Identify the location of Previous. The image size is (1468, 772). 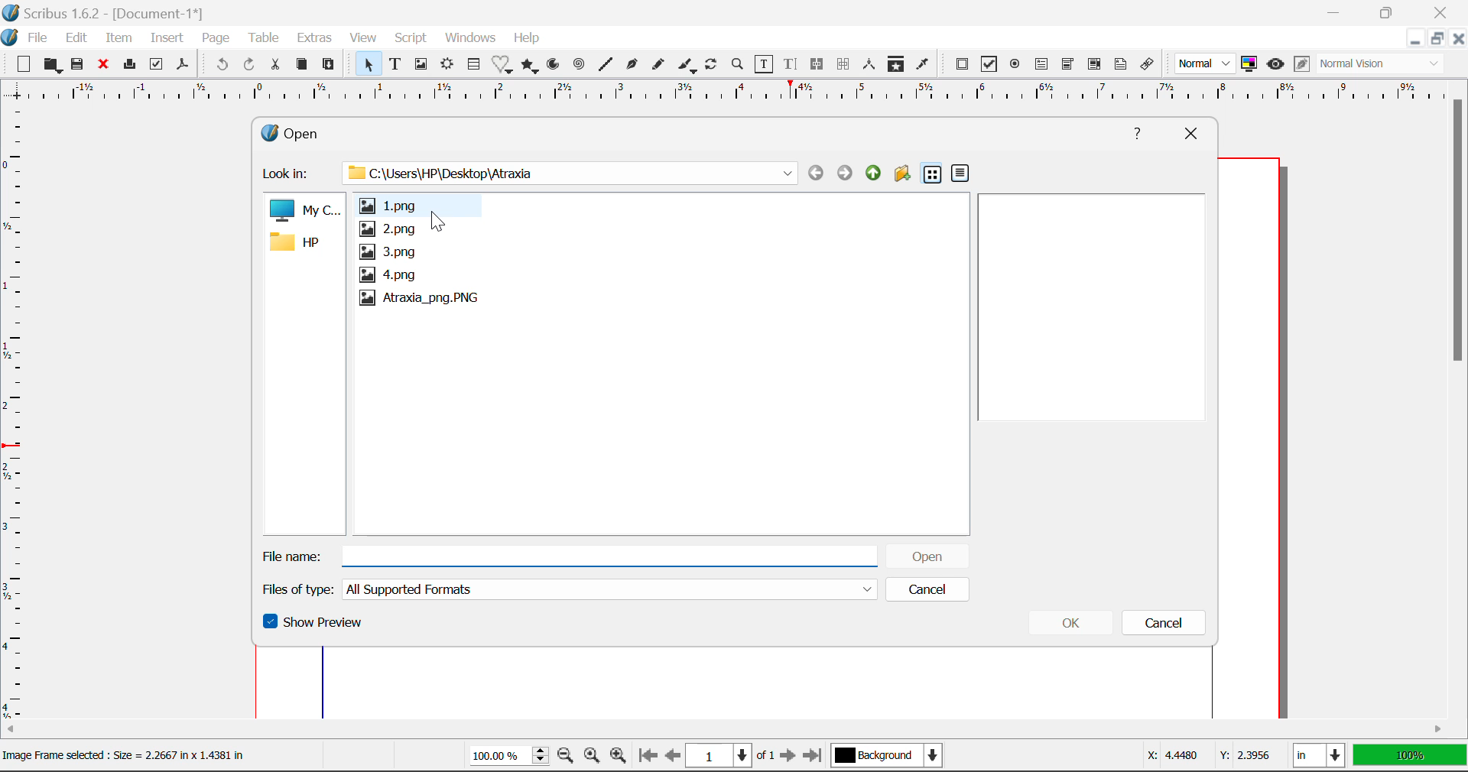
(674, 757).